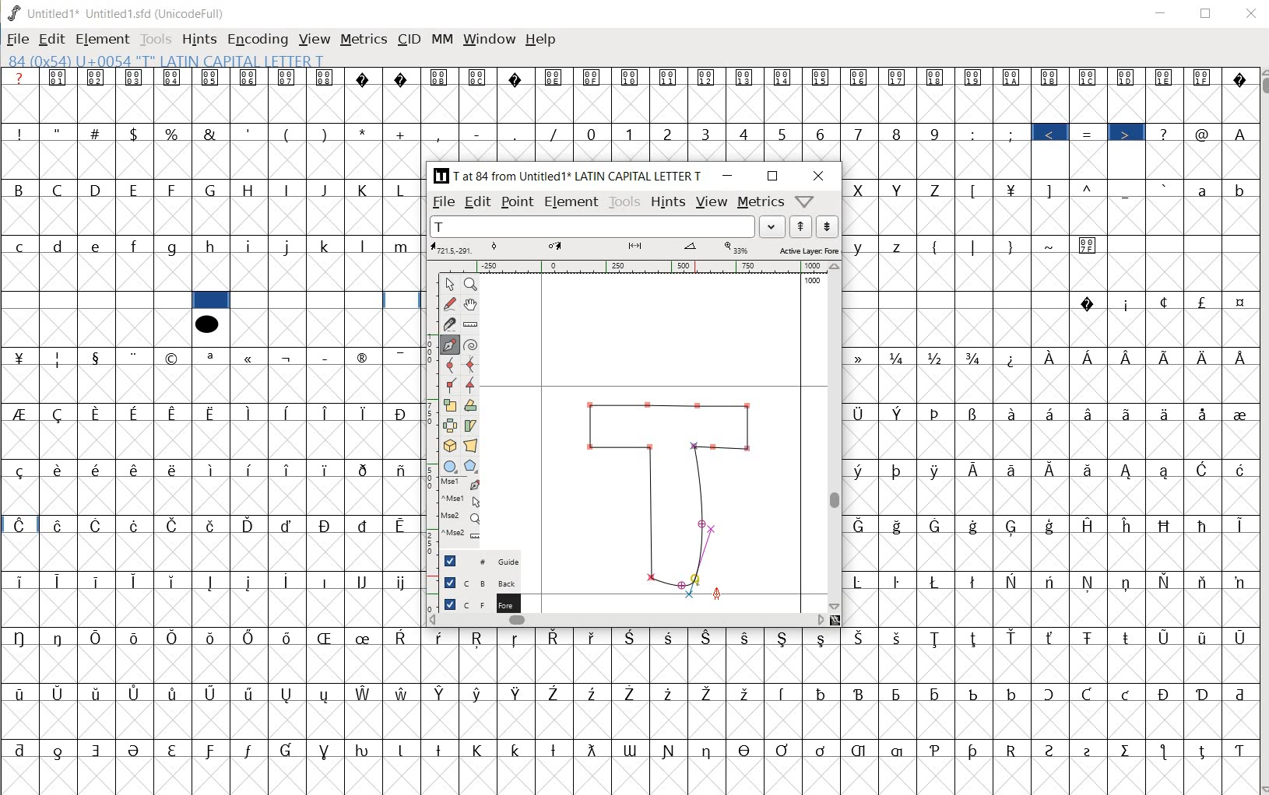  What do you see at coordinates (173, 748) in the screenshot?
I see `Symbol` at bounding box center [173, 748].